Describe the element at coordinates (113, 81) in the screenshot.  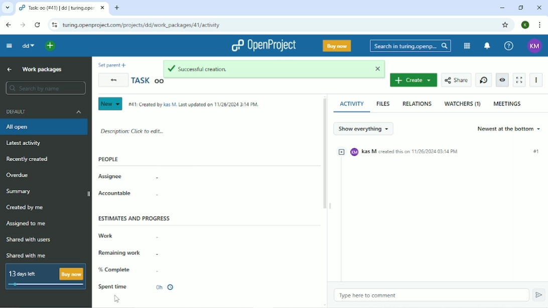
I see `Back` at that location.